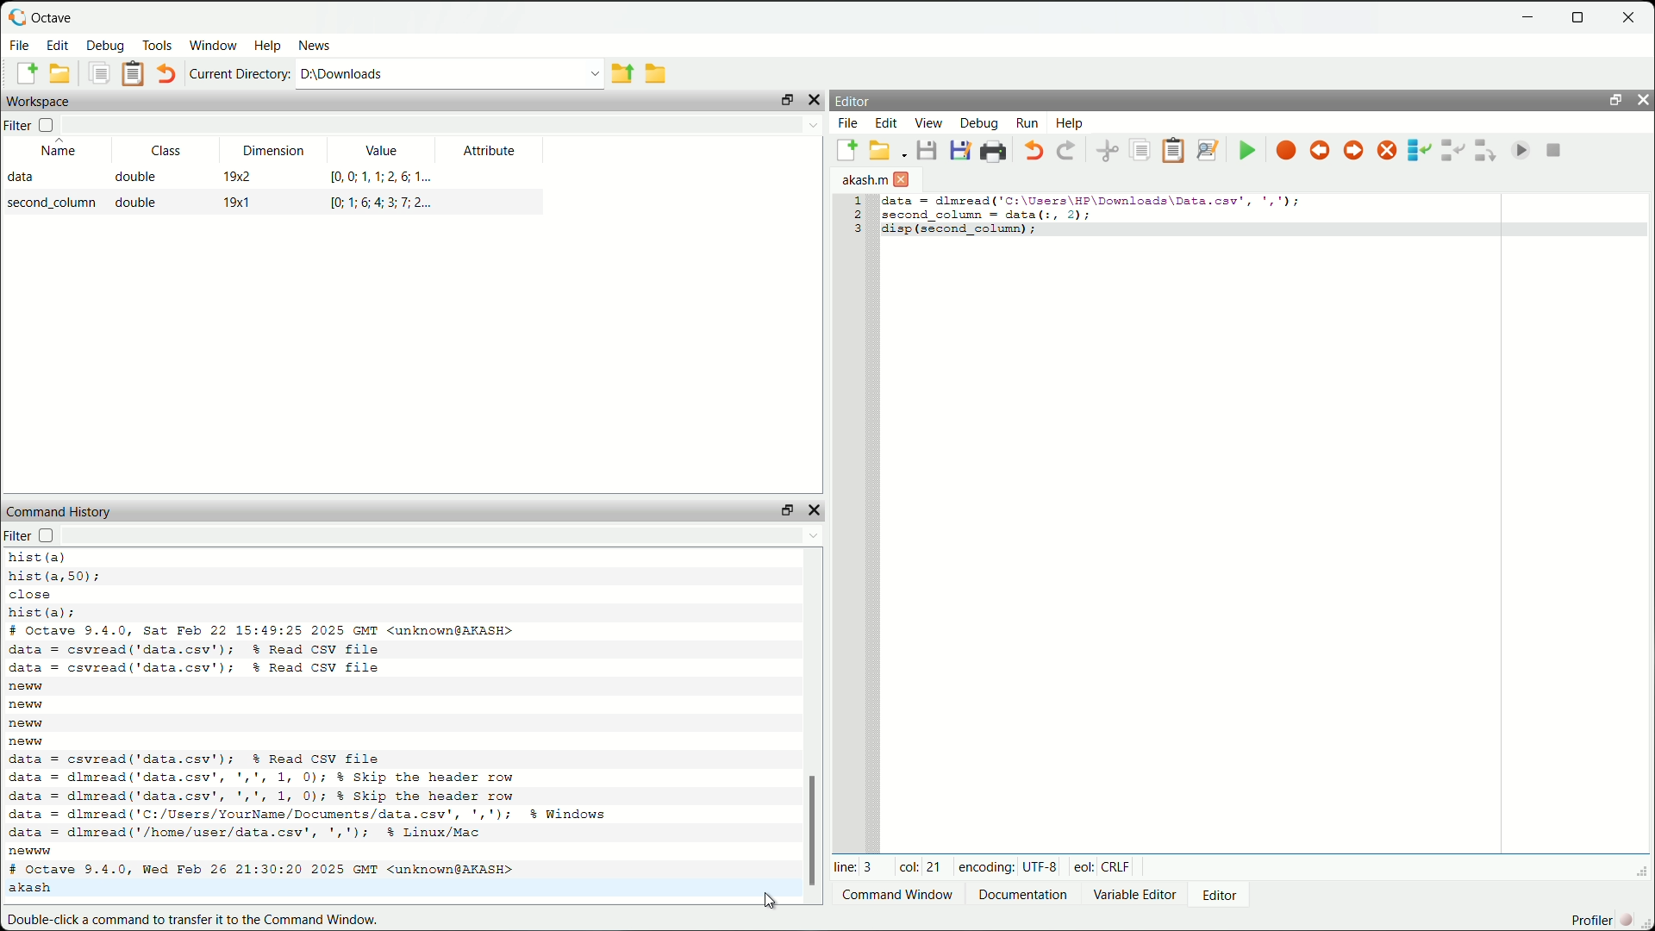 This screenshot has width=1655, height=931. I want to click on previous breakpoint, so click(1317, 153).